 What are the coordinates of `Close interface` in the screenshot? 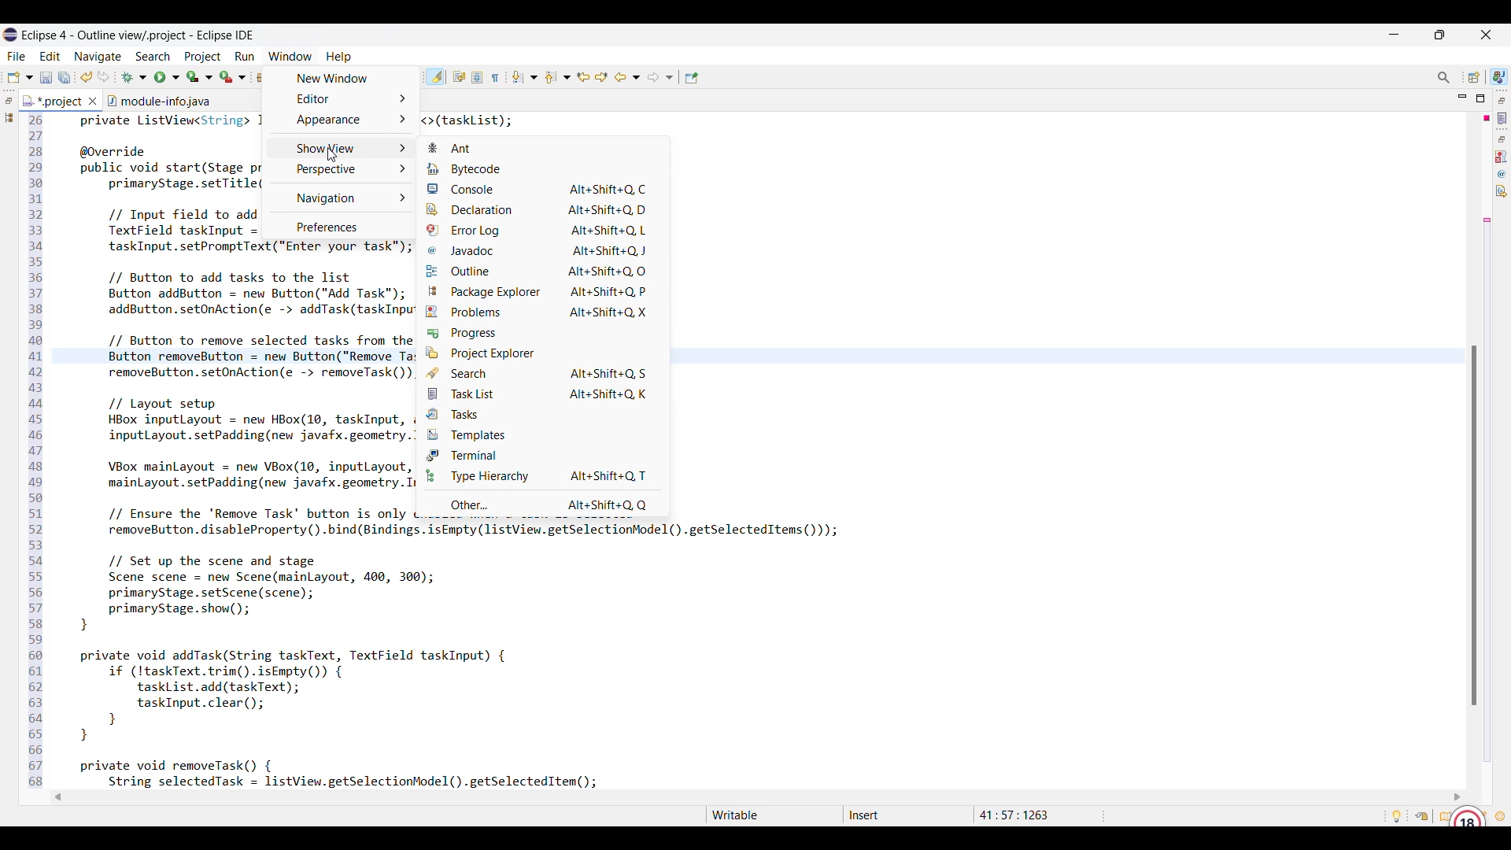 It's located at (1487, 35).